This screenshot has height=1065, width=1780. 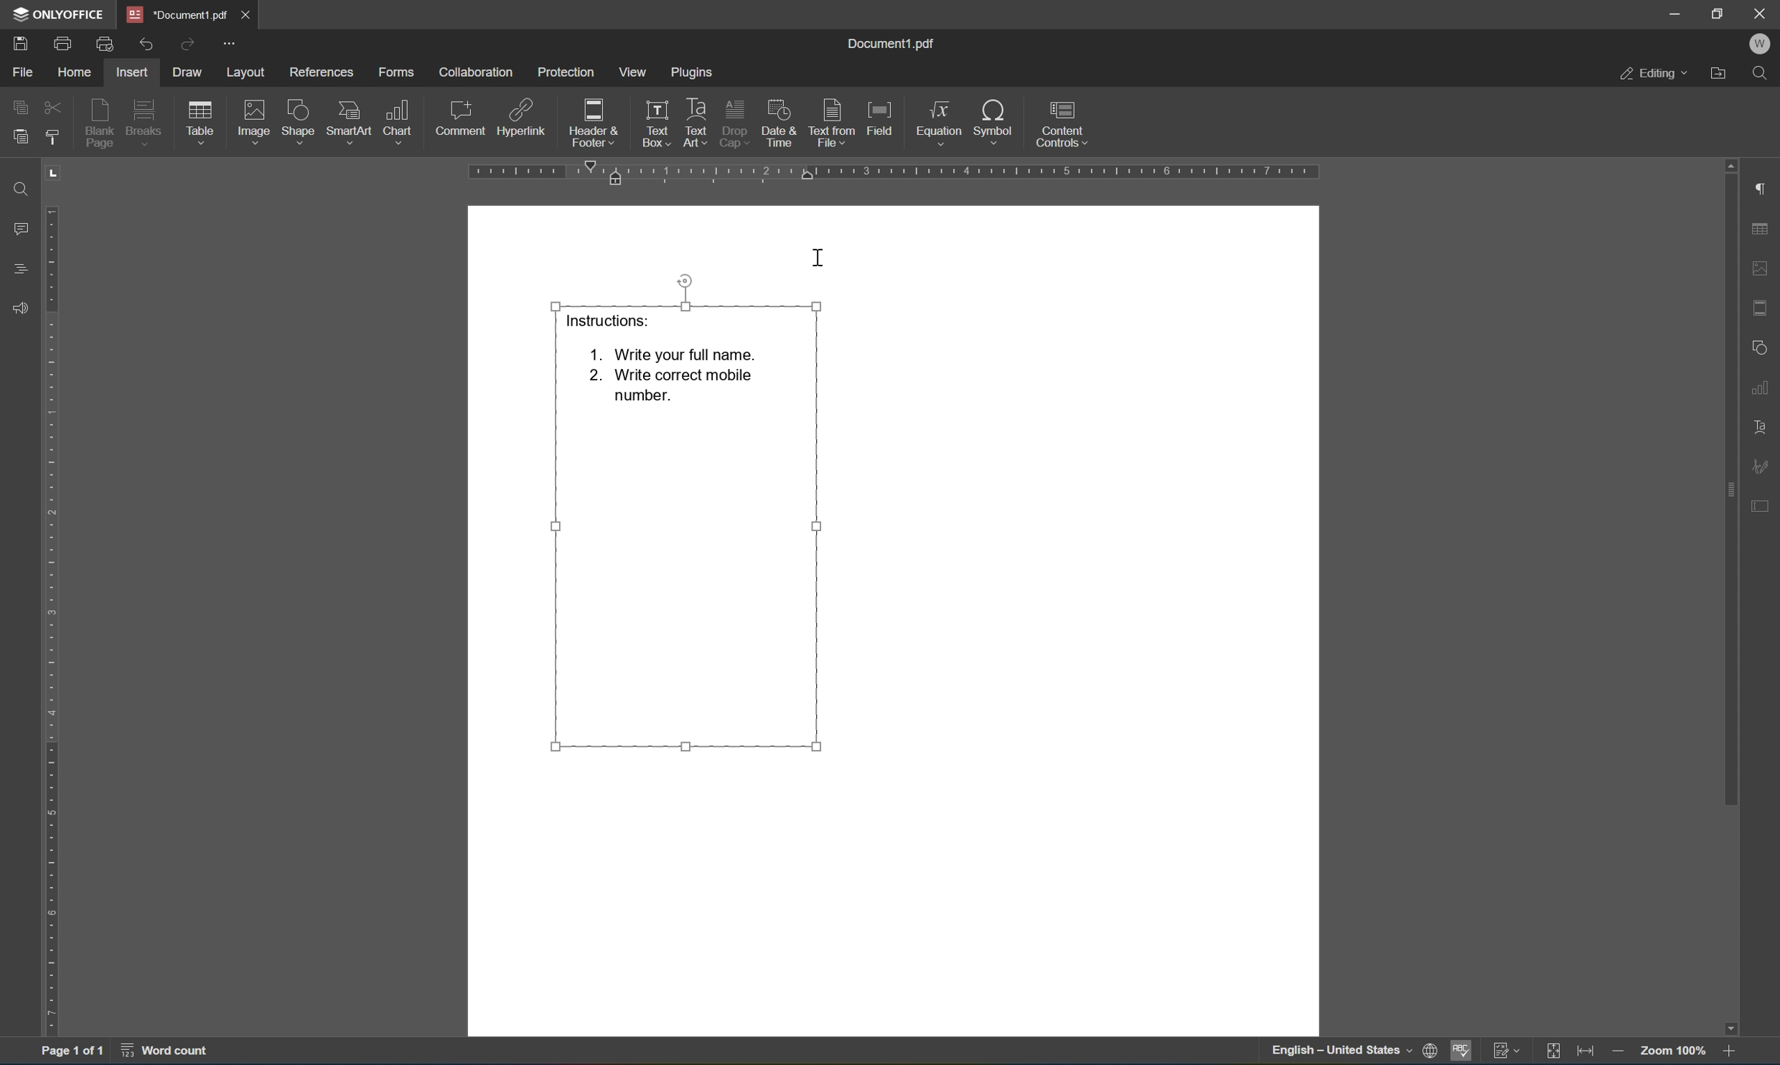 What do you see at coordinates (1507, 1053) in the screenshot?
I see `track changes` at bounding box center [1507, 1053].